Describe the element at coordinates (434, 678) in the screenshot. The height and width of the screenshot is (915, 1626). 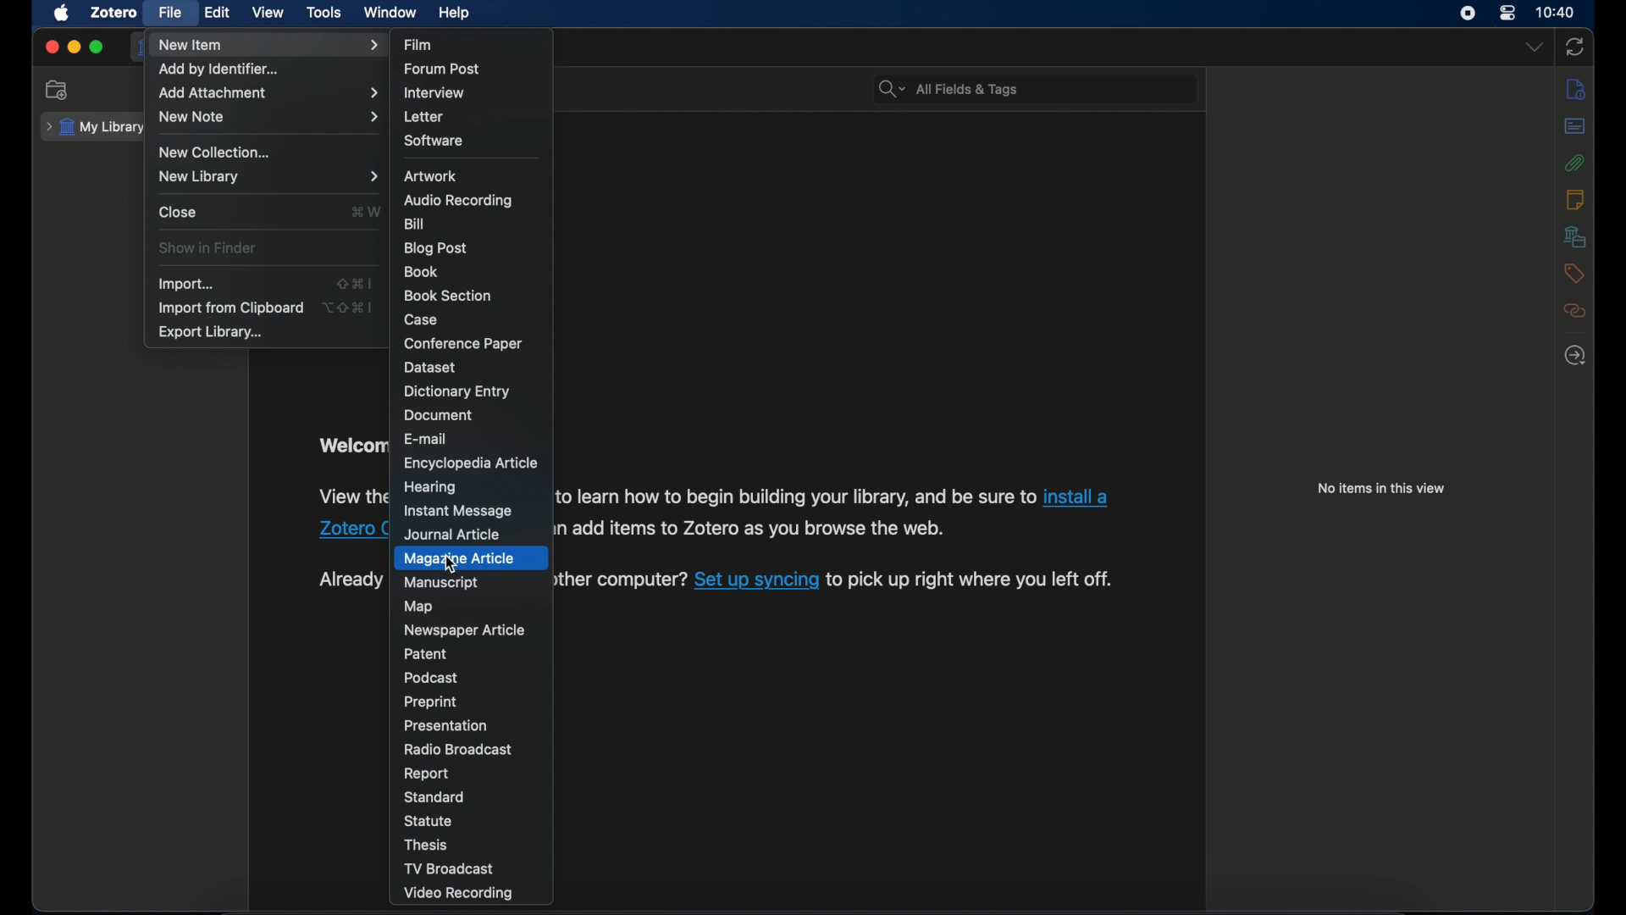
I see `podcast` at that location.